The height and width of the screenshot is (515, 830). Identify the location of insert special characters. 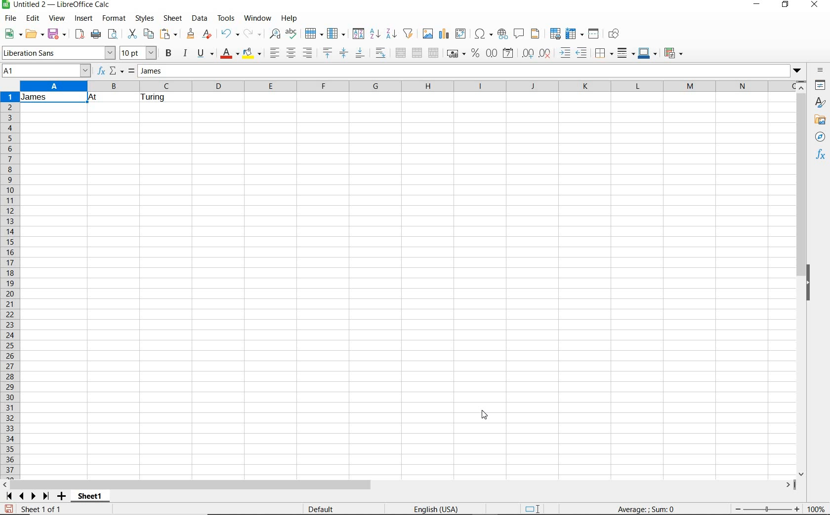
(483, 35).